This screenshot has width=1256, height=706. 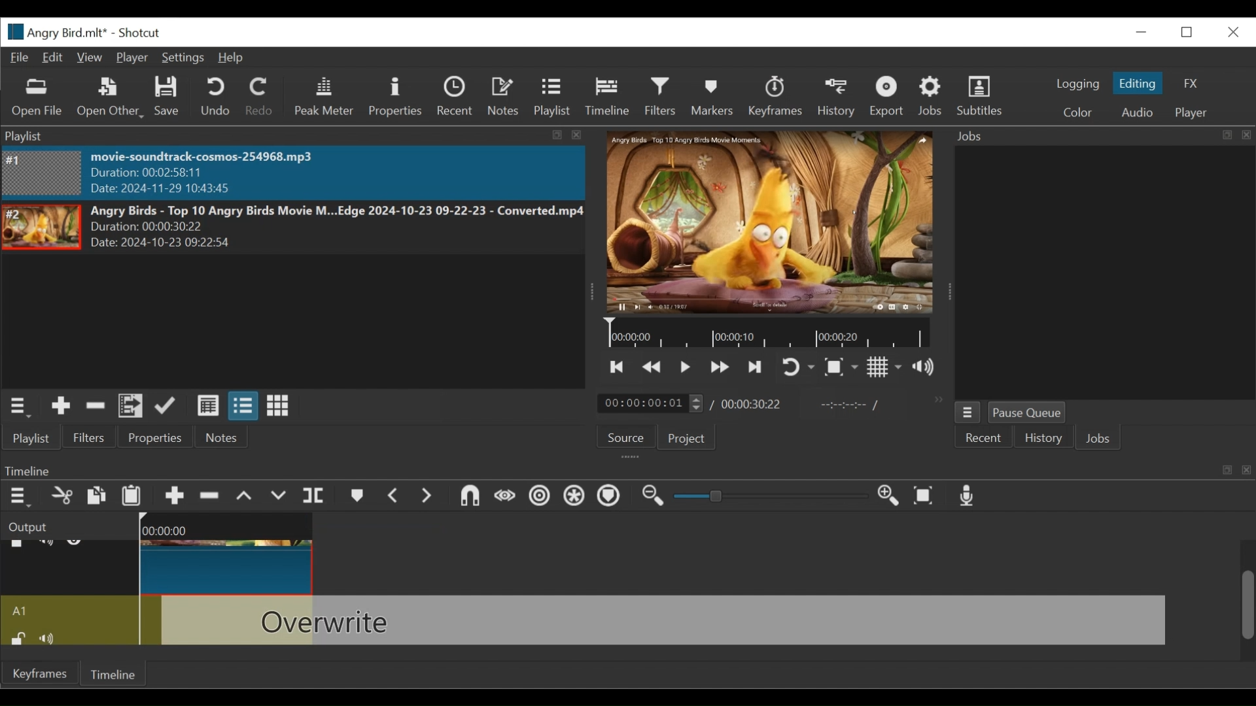 What do you see at coordinates (116, 673) in the screenshot?
I see `Timeline` at bounding box center [116, 673].